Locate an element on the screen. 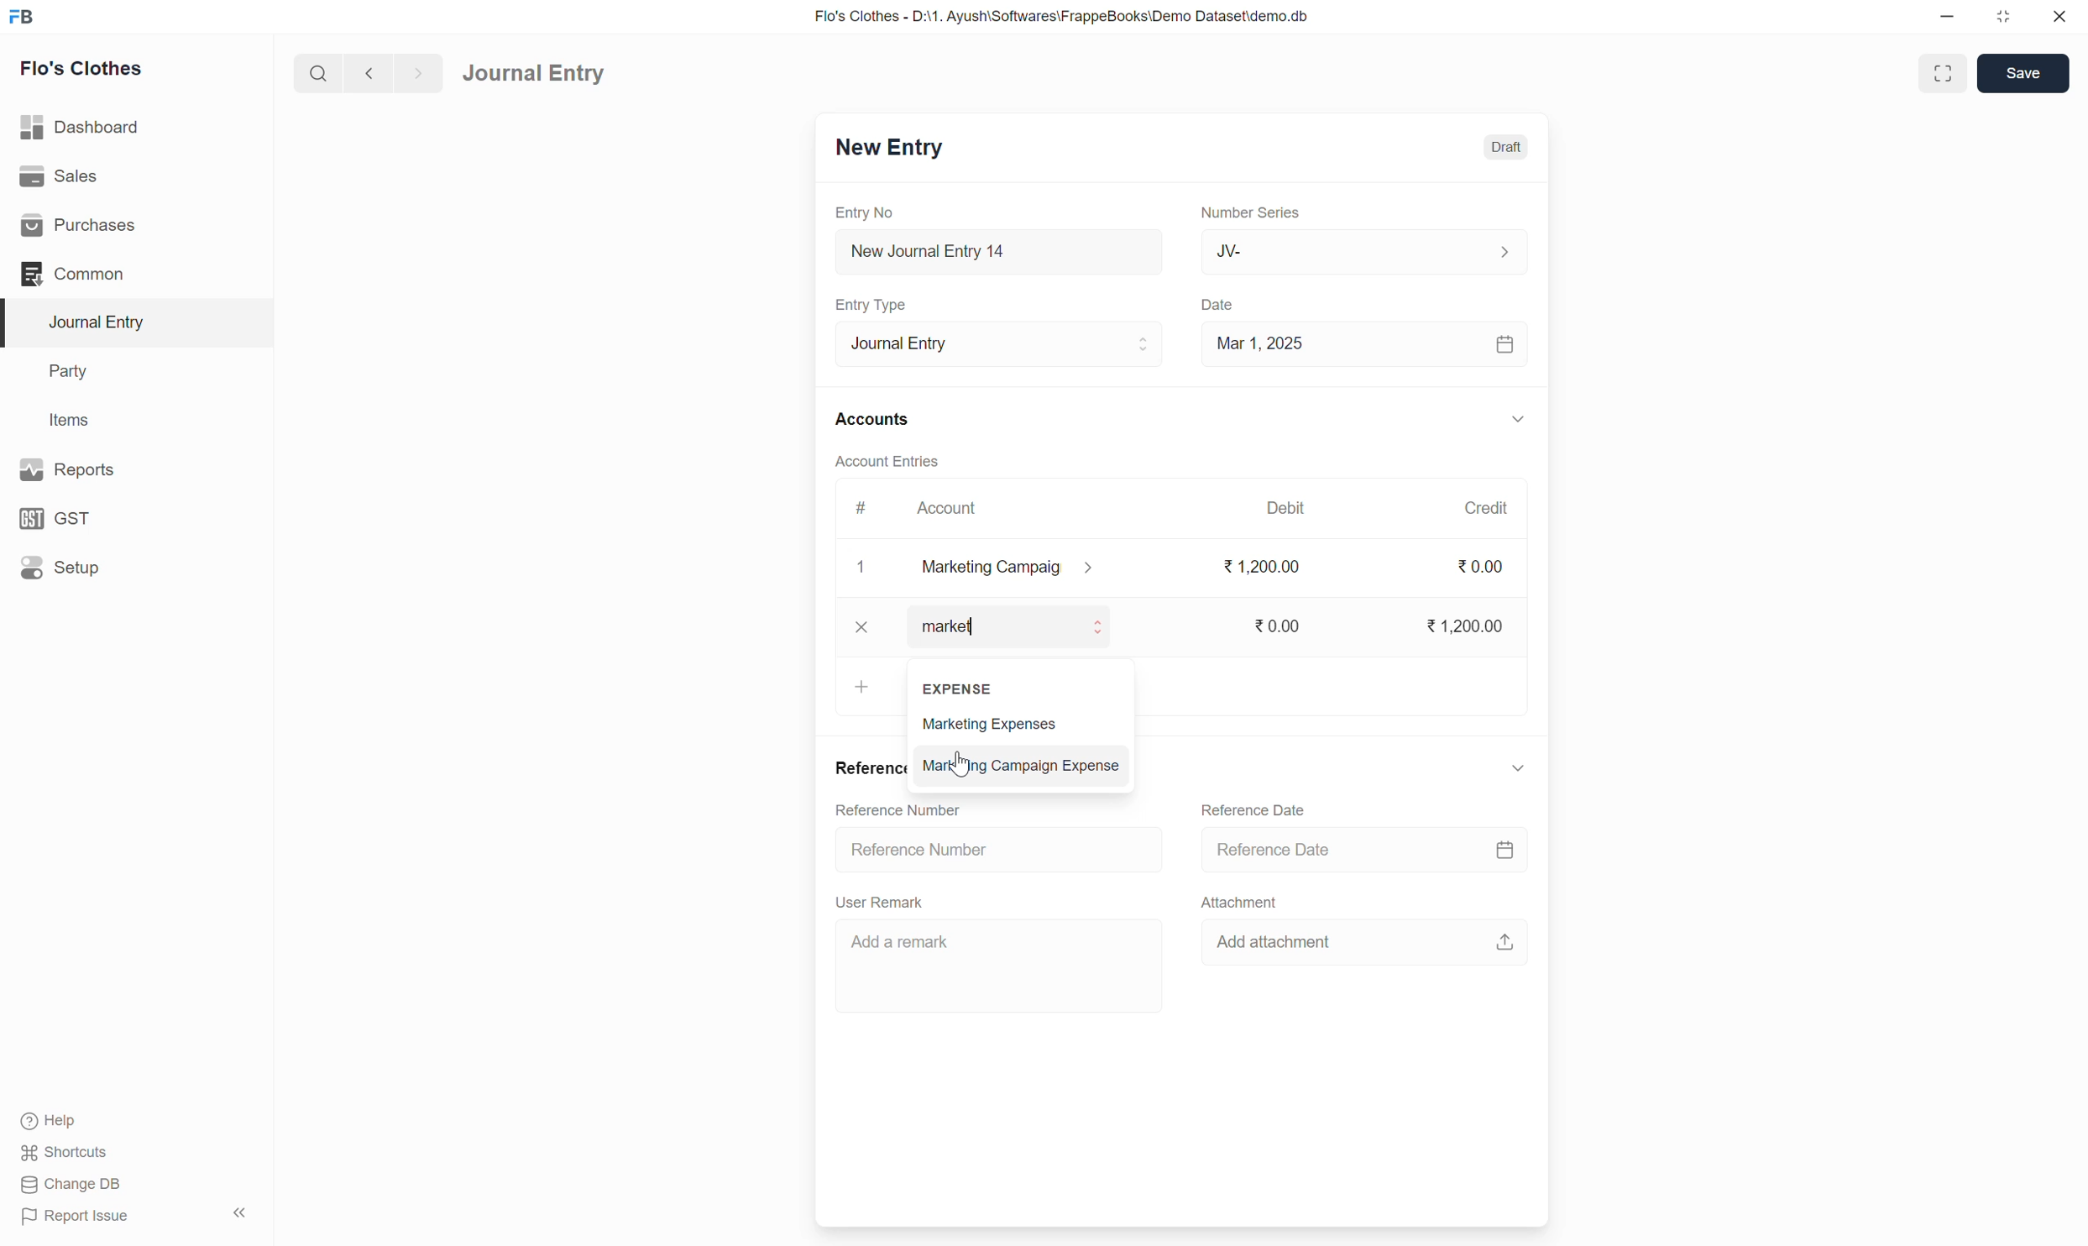 Image resolution: width=2088 pixels, height=1246 pixels. close is located at coordinates (2059, 16).